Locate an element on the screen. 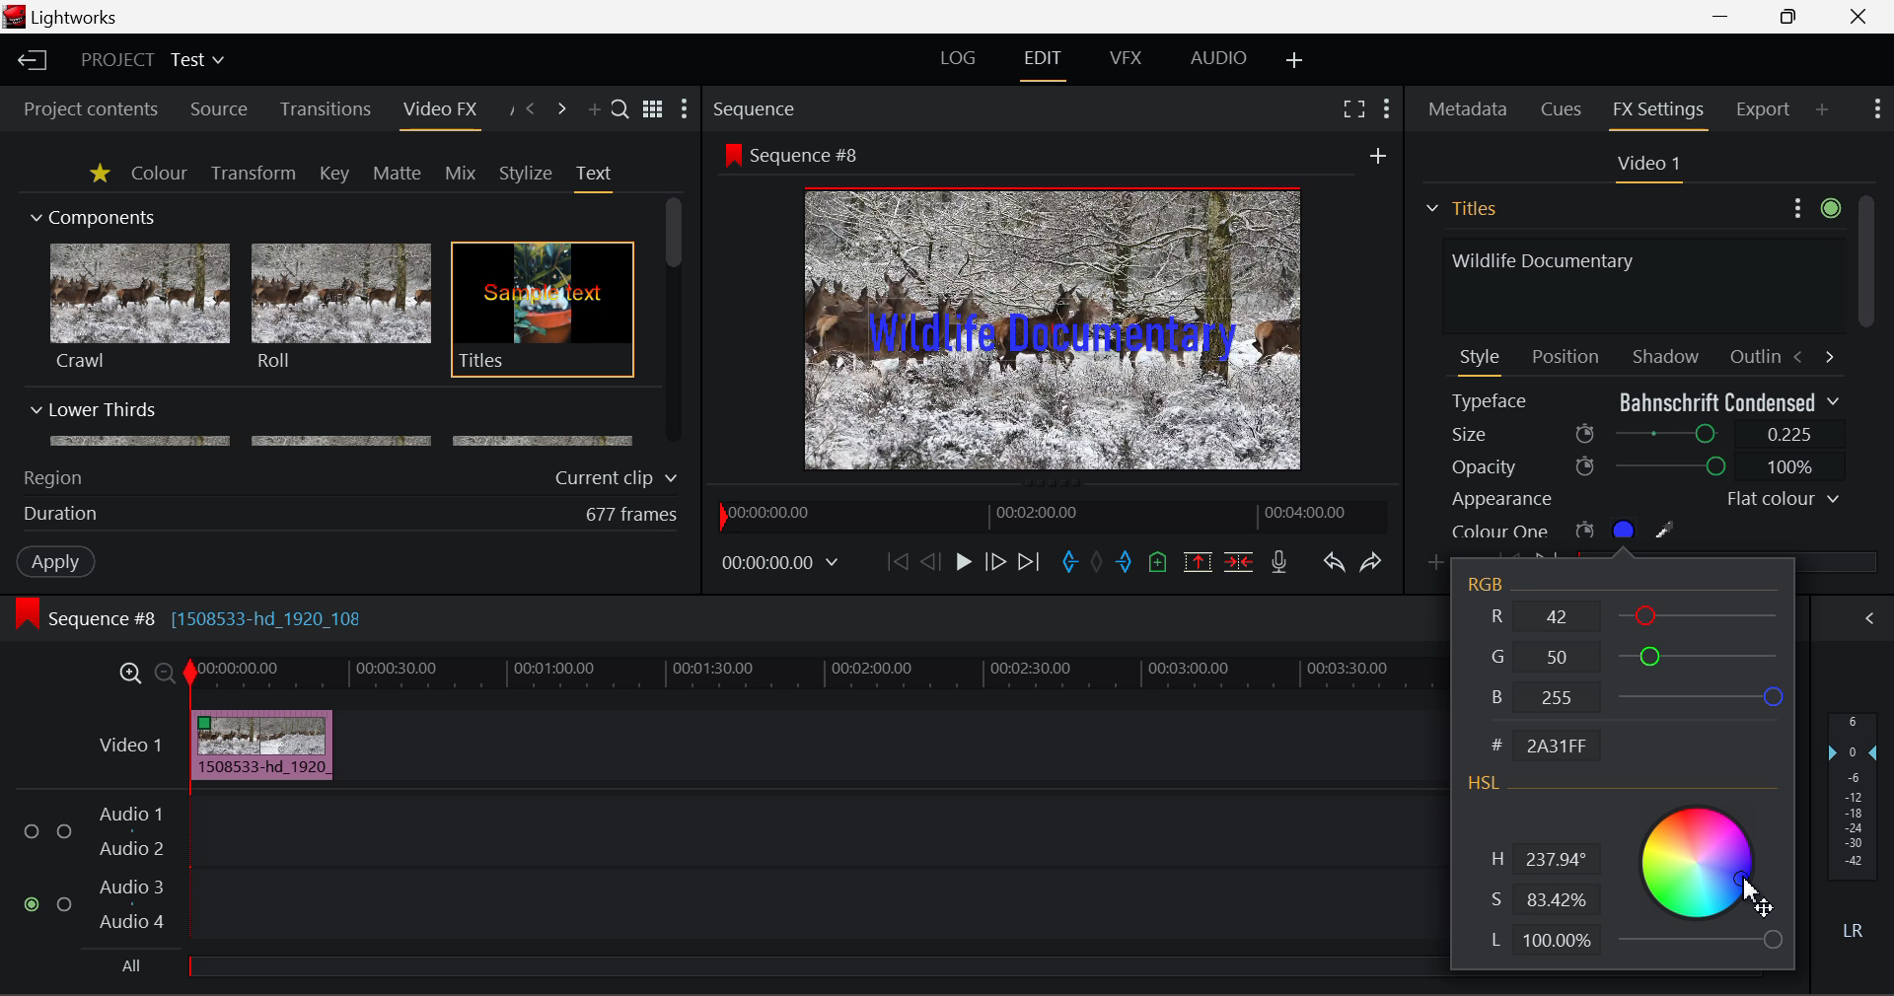 The height and width of the screenshot is (996, 1894). AUDIO Layout is located at coordinates (1217, 60).